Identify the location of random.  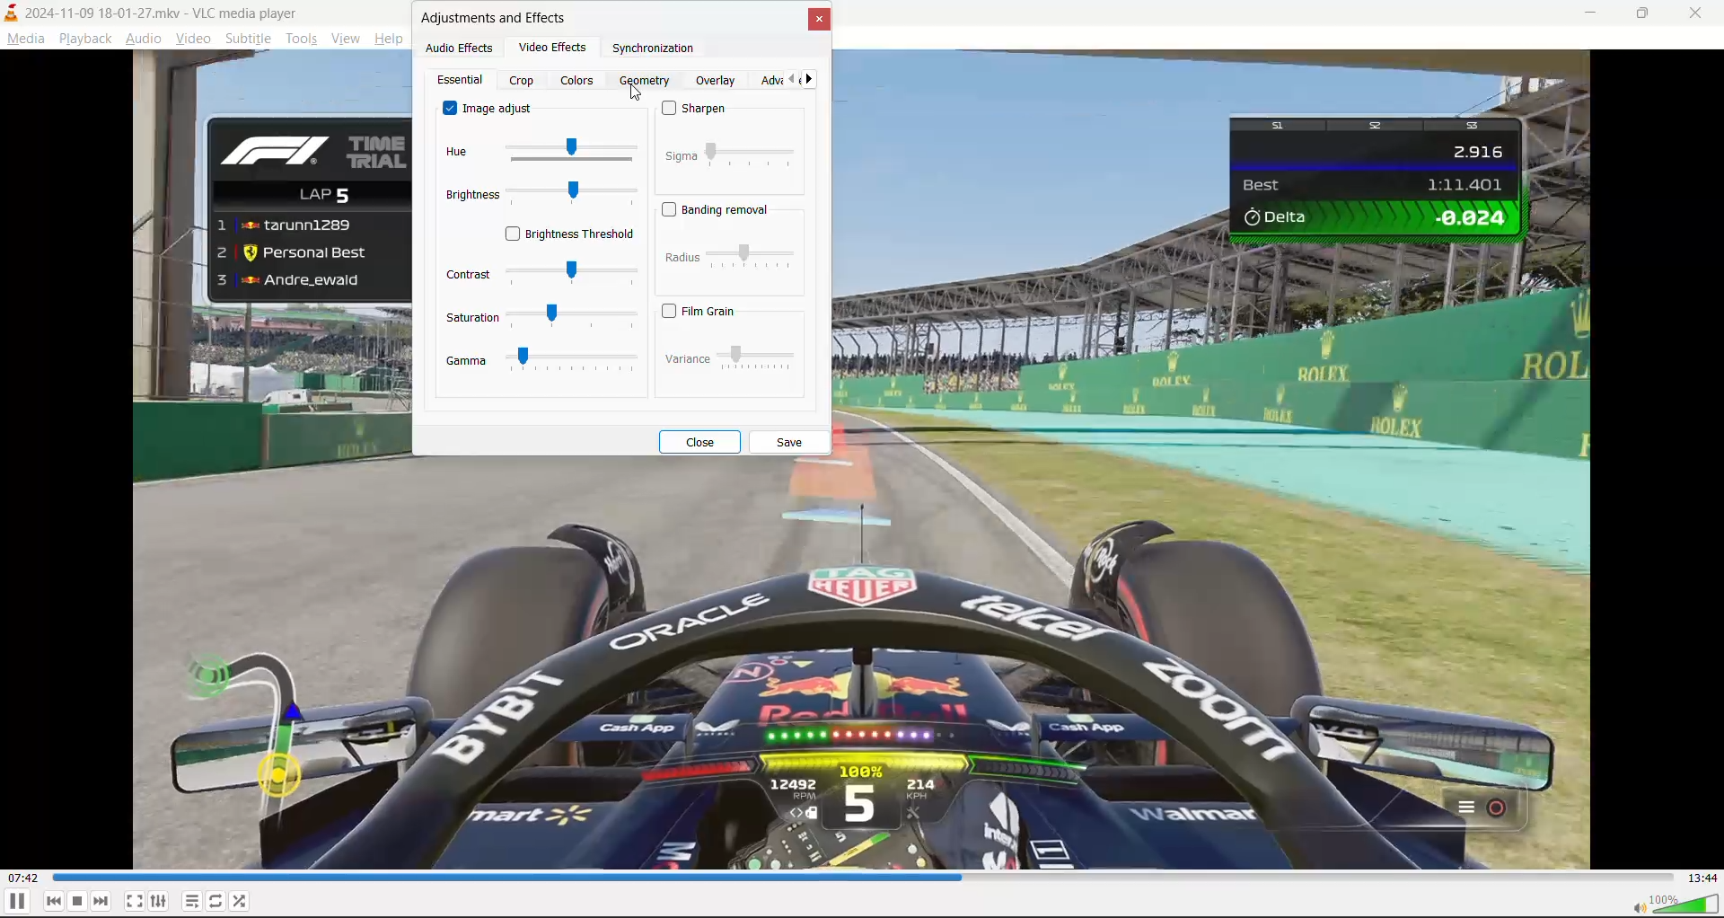
(242, 899).